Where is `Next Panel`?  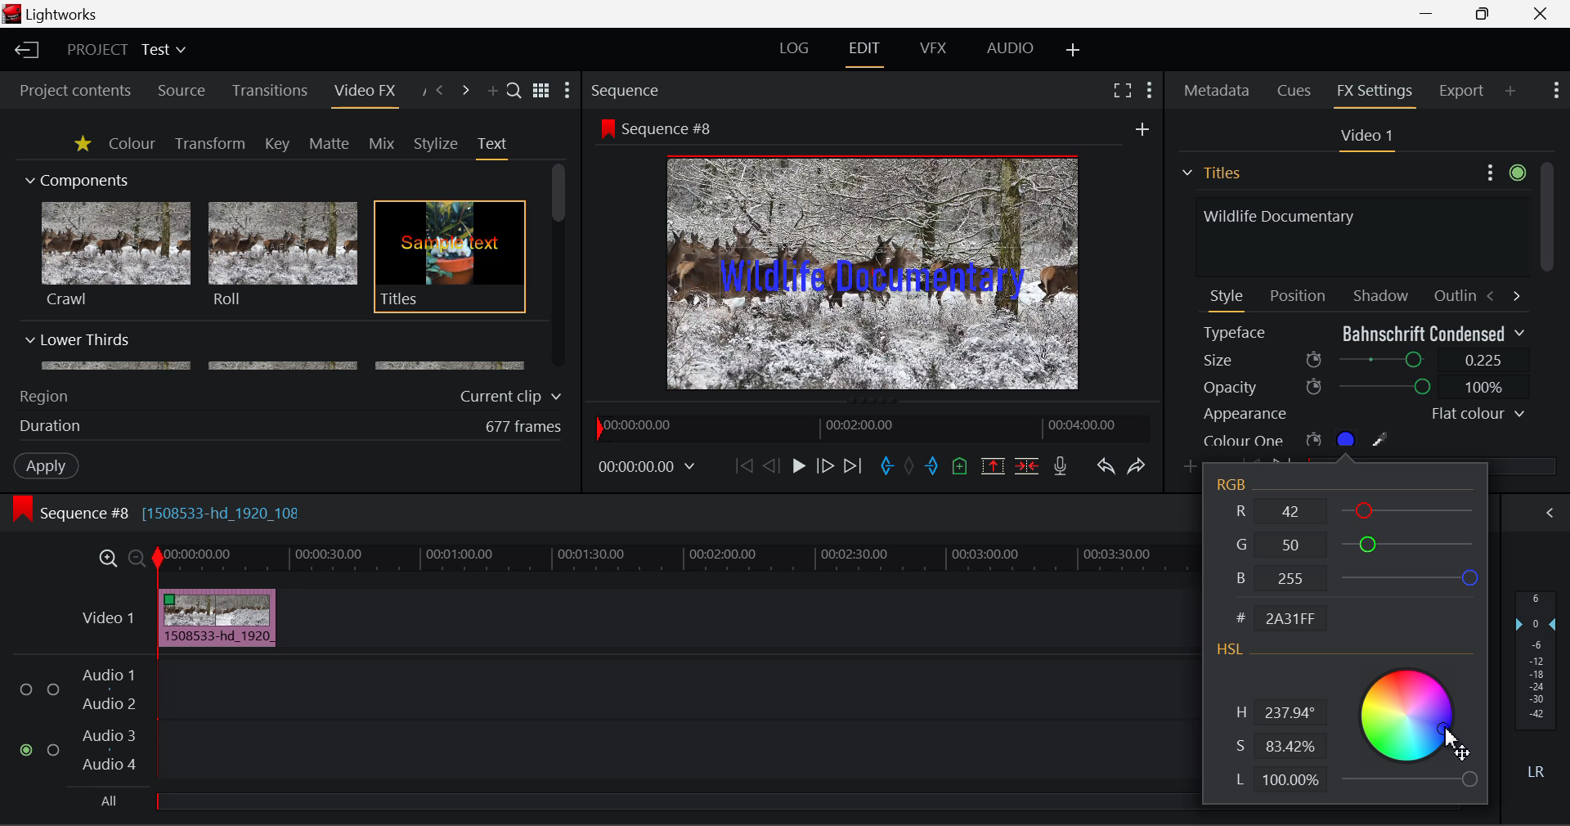 Next Panel is located at coordinates (468, 92).